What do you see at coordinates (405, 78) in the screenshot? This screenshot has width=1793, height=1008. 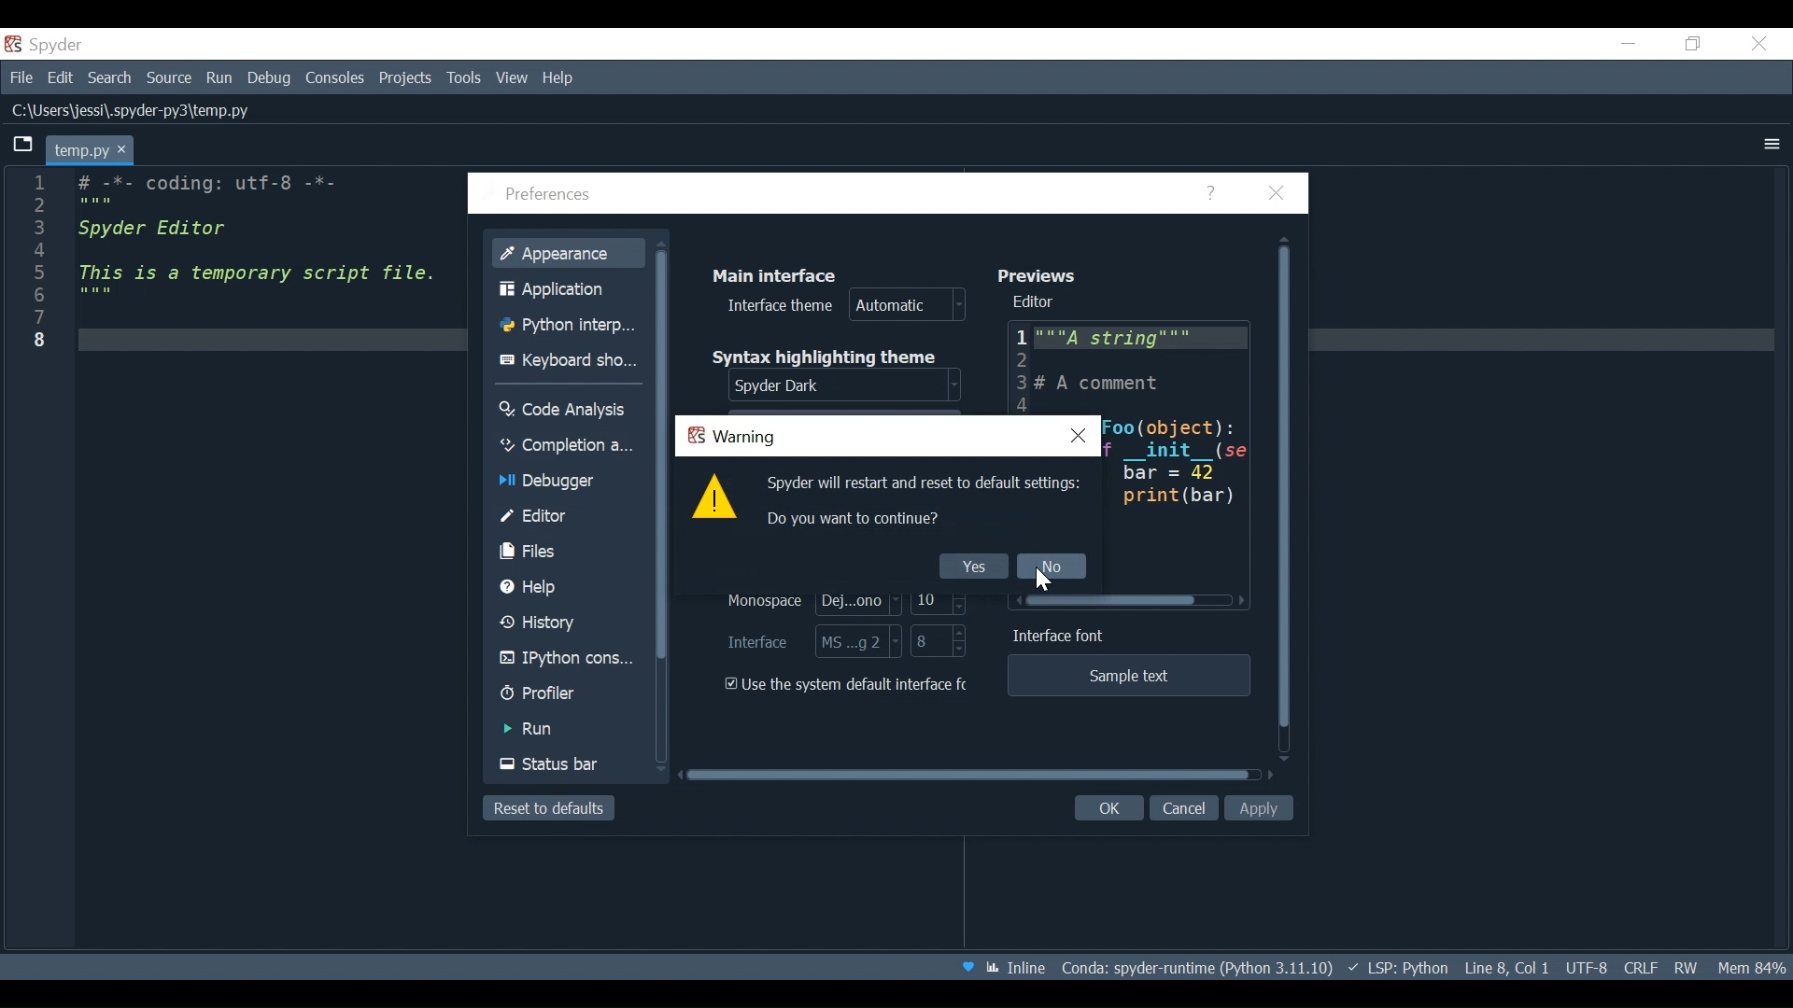 I see `Projects` at bounding box center [405, 78].